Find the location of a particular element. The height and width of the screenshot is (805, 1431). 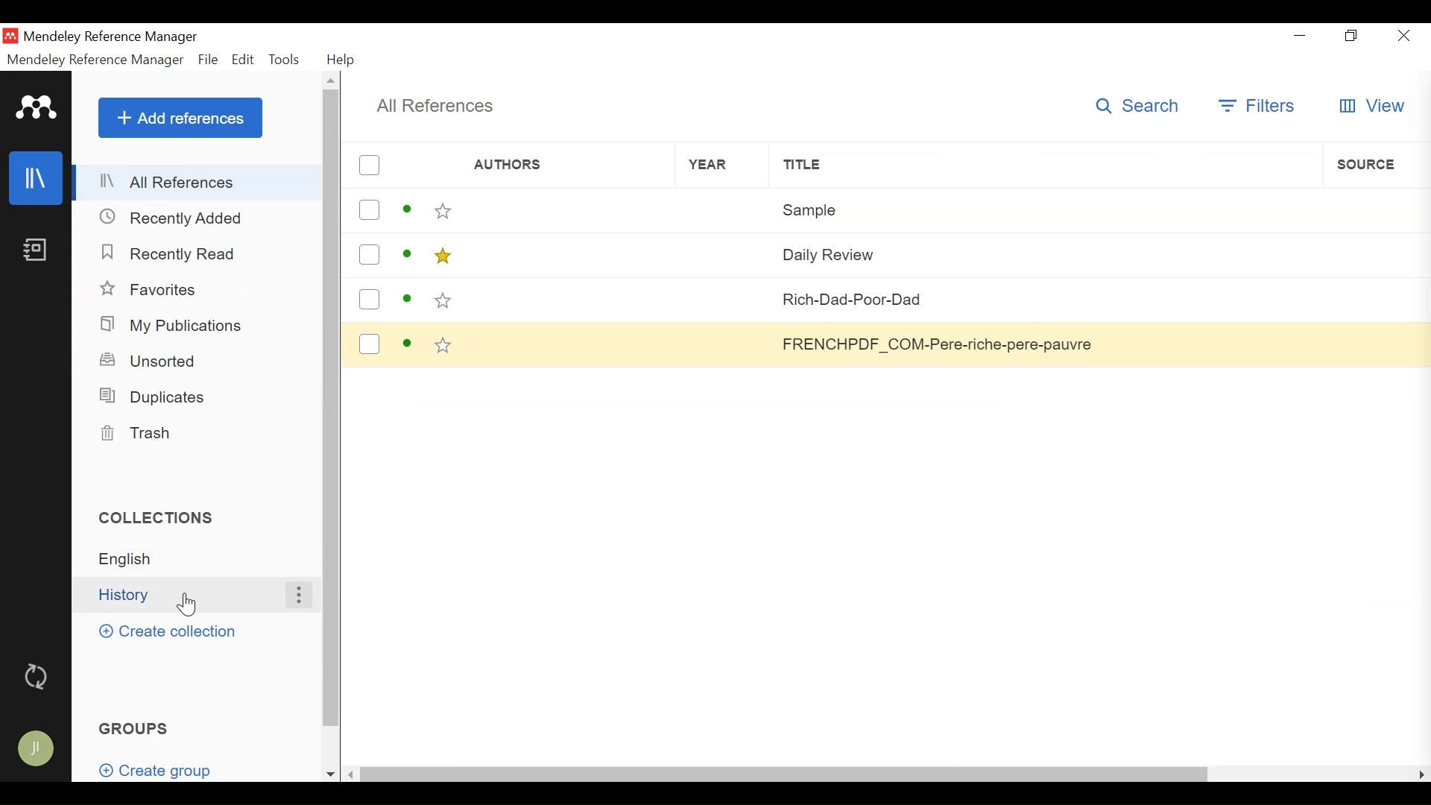

Add References is located at coordinates (180, 117).